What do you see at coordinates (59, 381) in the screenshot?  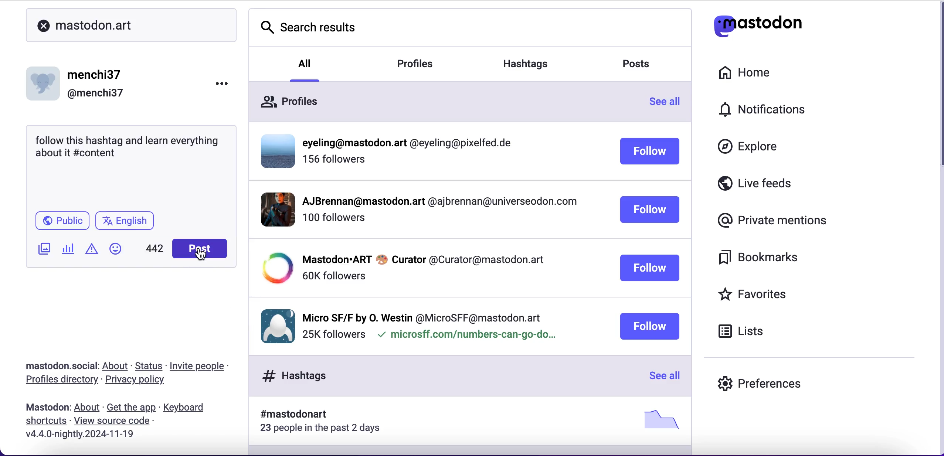 I see `profiles directory` at bounding box center [59, 381].